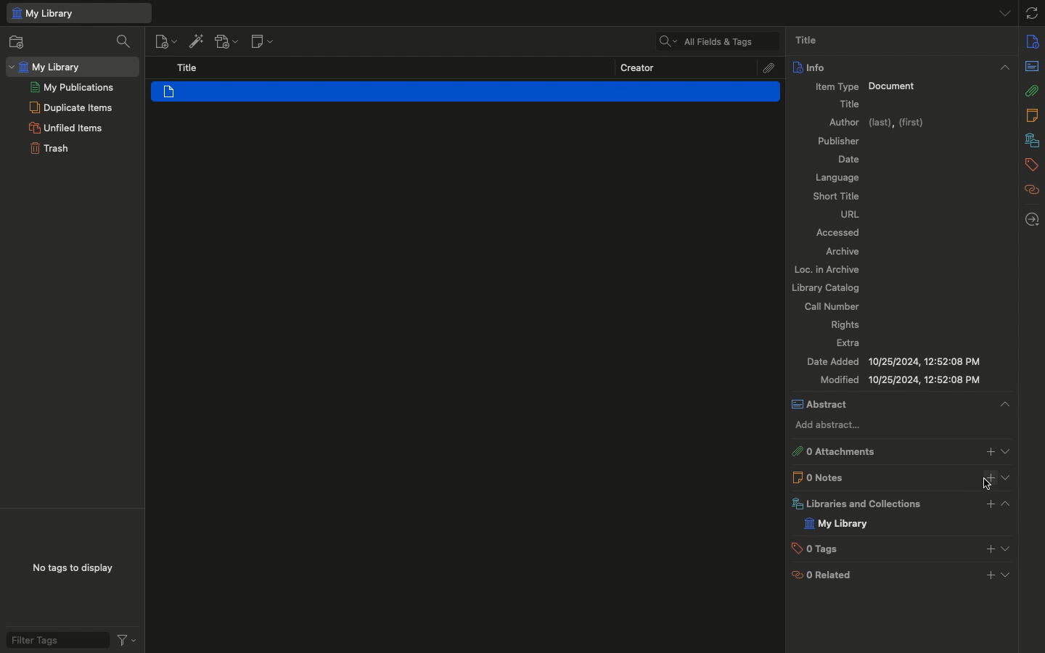 The image size is (1045, 653). Describe the element at coordinates (22, 41) in the screenshot. I see `New collection` at that location.